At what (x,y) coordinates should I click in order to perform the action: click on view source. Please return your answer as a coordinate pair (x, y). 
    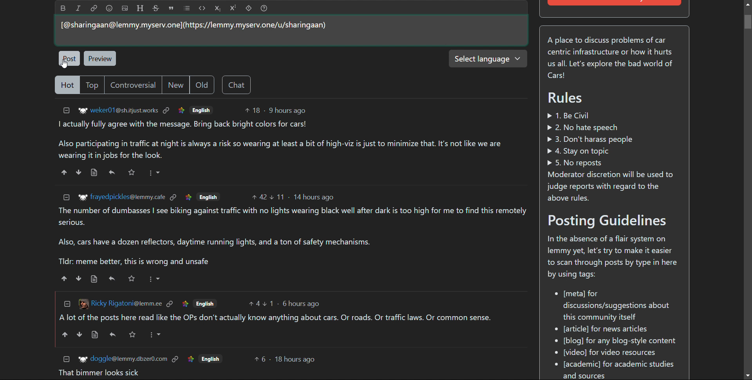
    Looking at the image, I should click on (95, 335).